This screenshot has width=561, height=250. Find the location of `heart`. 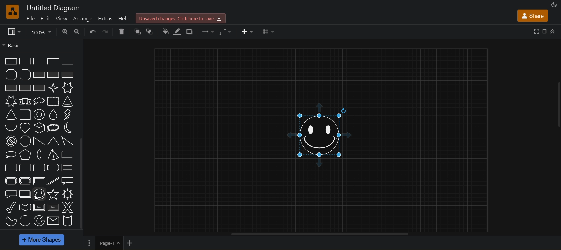

heart is located at coordinates (26, 128).